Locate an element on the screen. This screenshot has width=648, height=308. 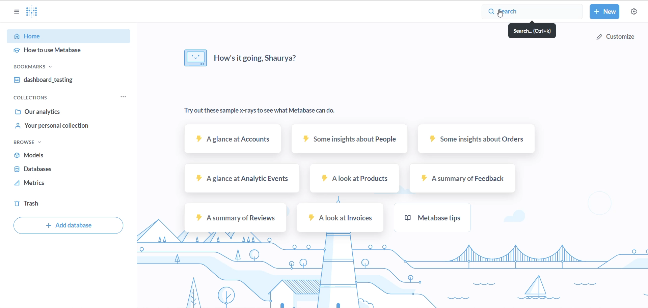
personal collection is located at coordinates (66, 127).